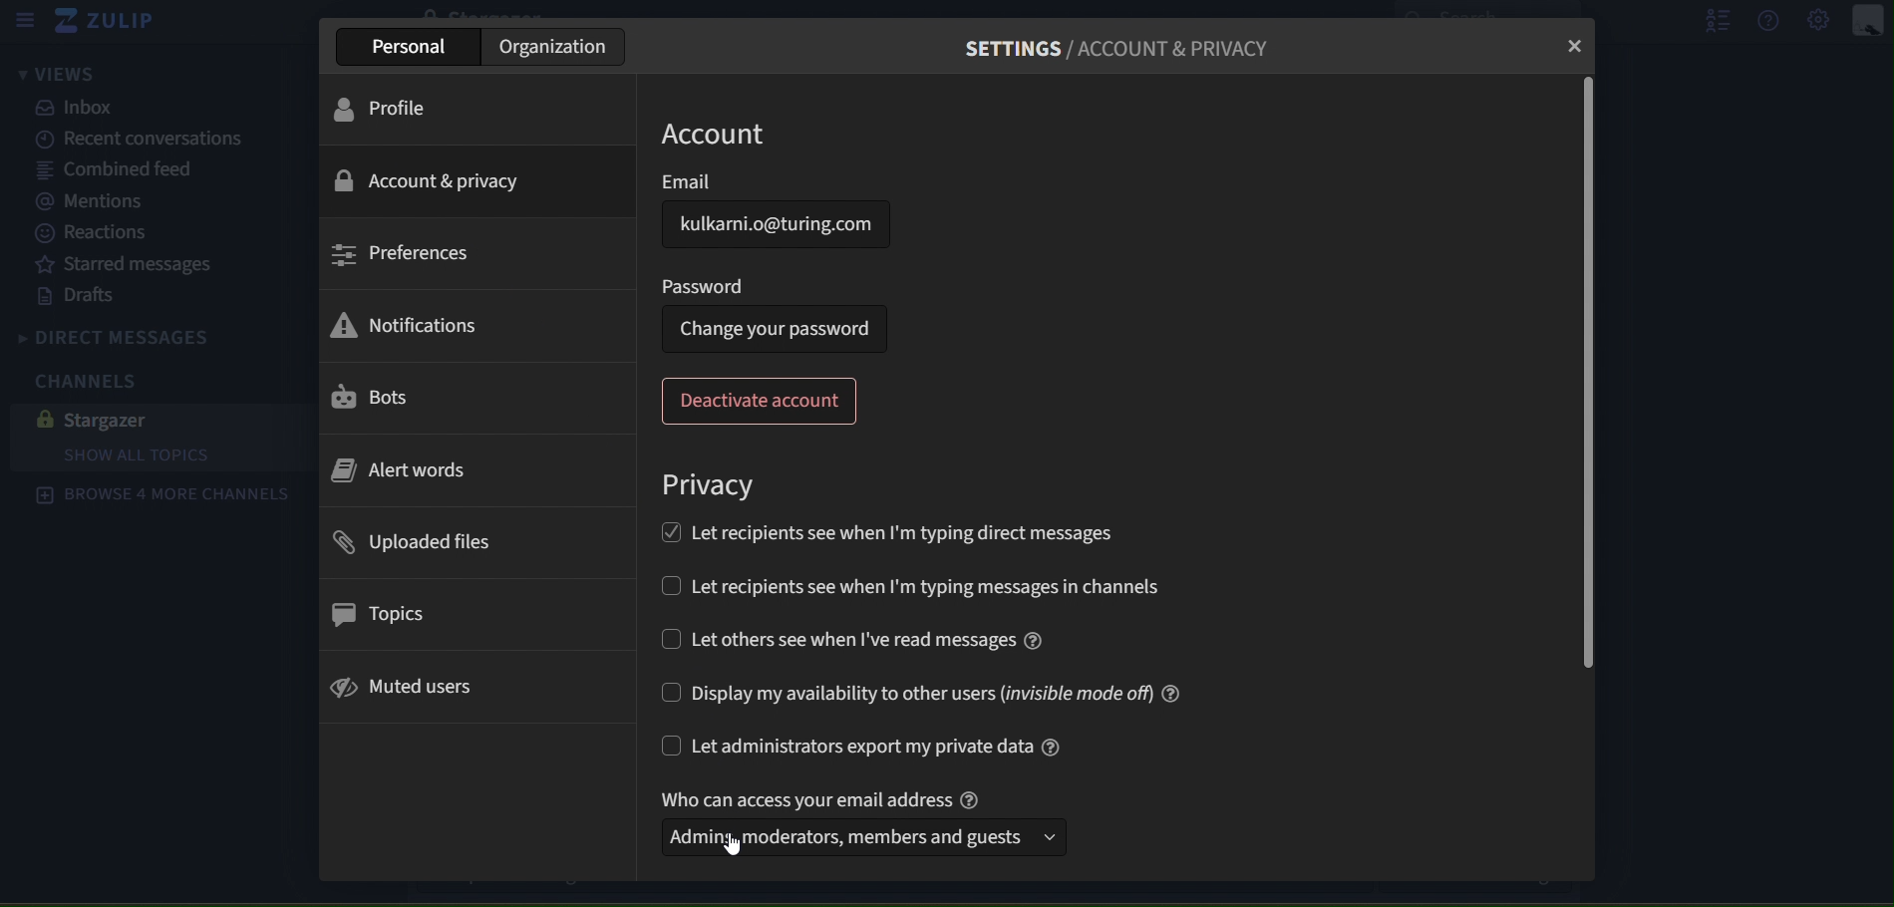  Describe the element at coordinates (161, 495) in the screenshot. I see `browse 4 more channels` at that location.